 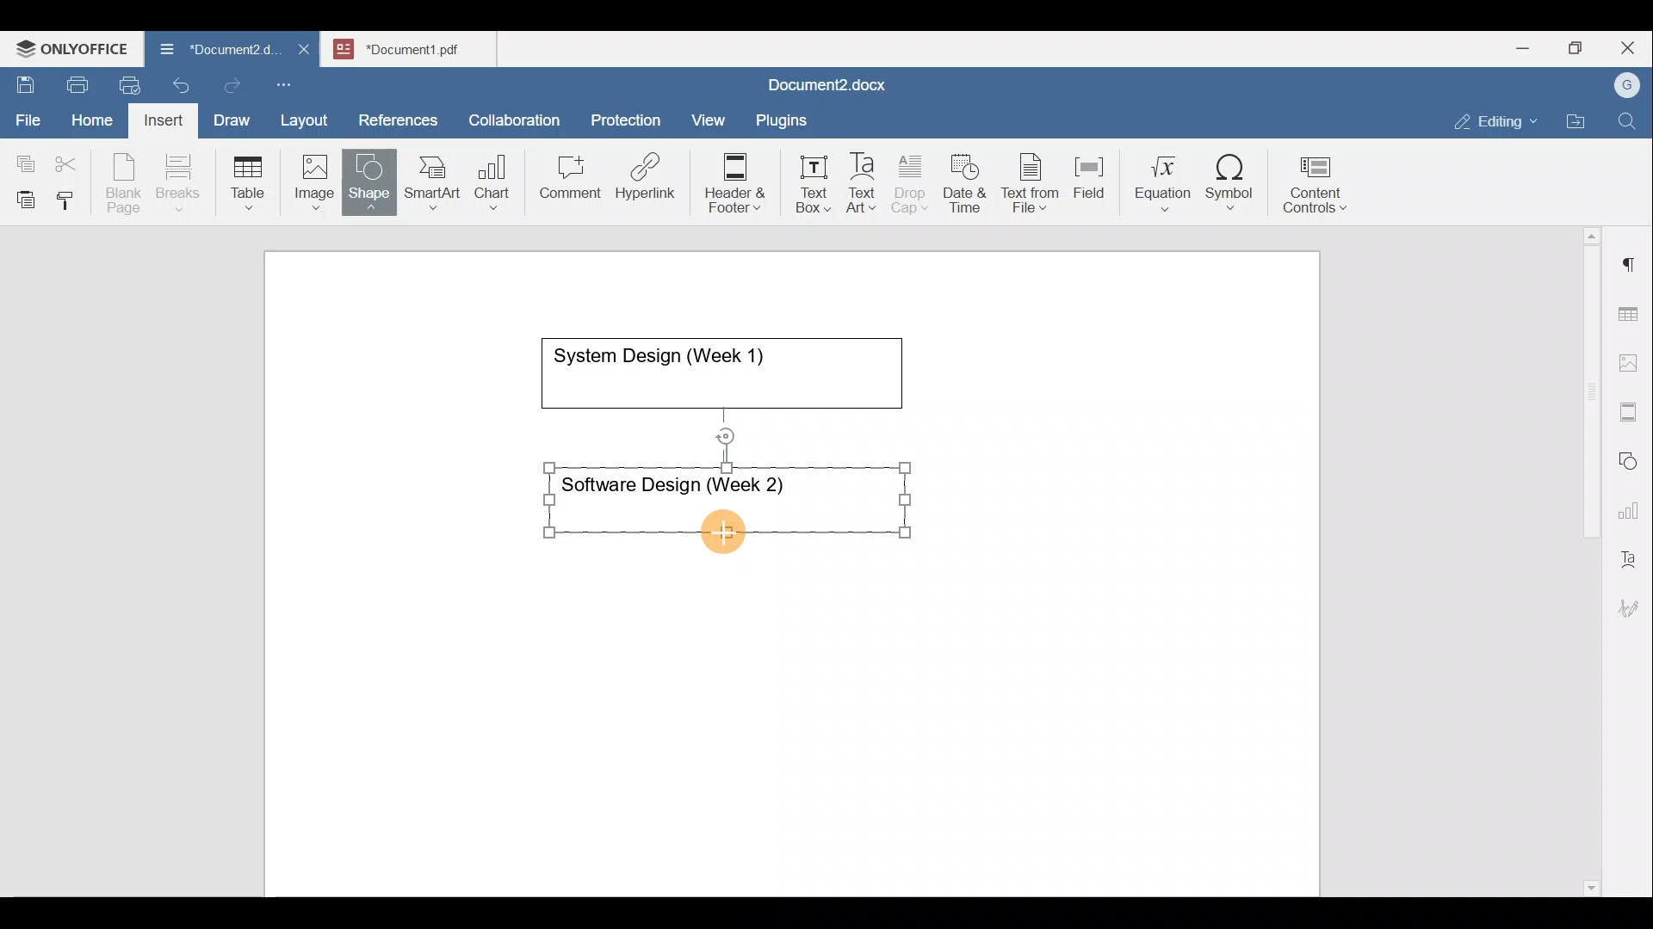 I want to click on Document name, so click(x=418, y=46).